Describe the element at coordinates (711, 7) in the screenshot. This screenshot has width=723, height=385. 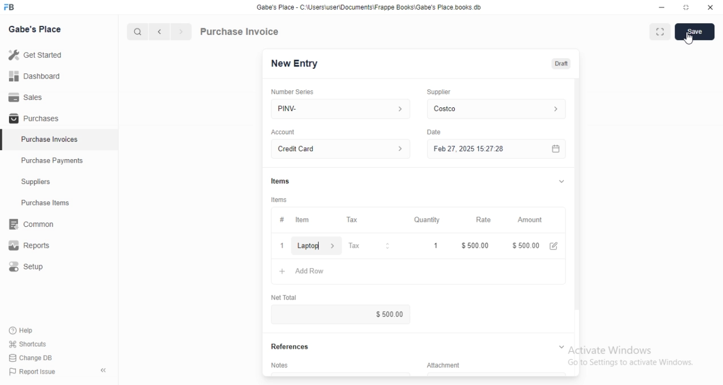
I see `Close` at that location.